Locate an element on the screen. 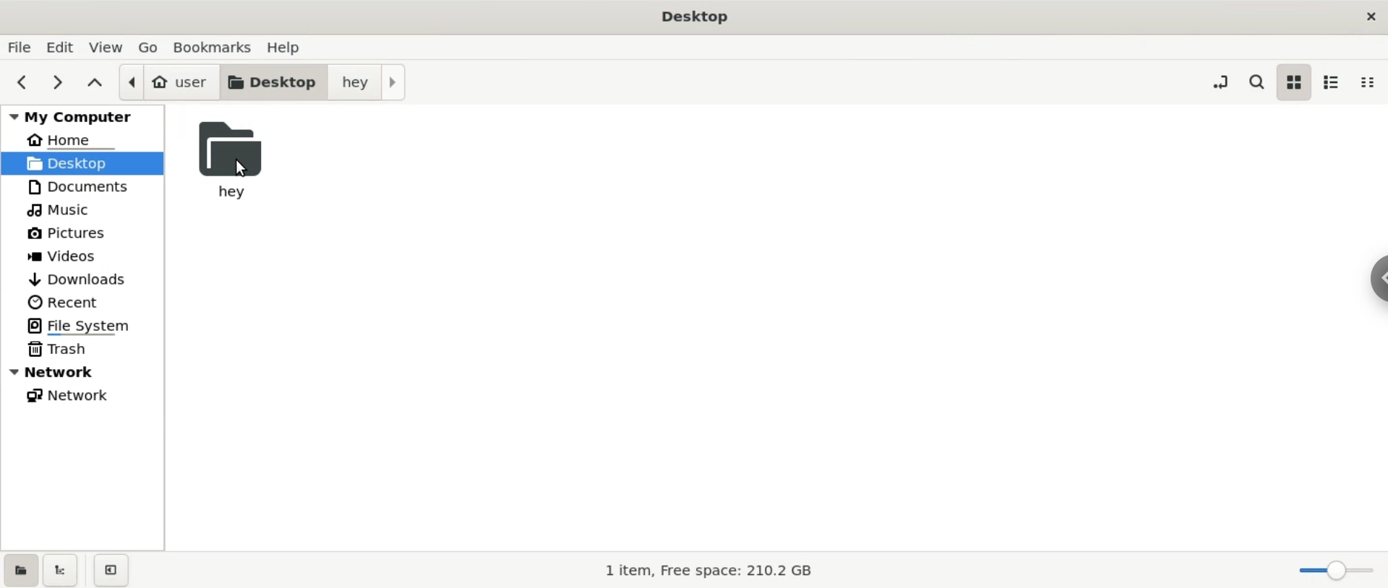 The width and height of the screenshot is (1388, 588). cursor is located at coordinates (1374, 285).